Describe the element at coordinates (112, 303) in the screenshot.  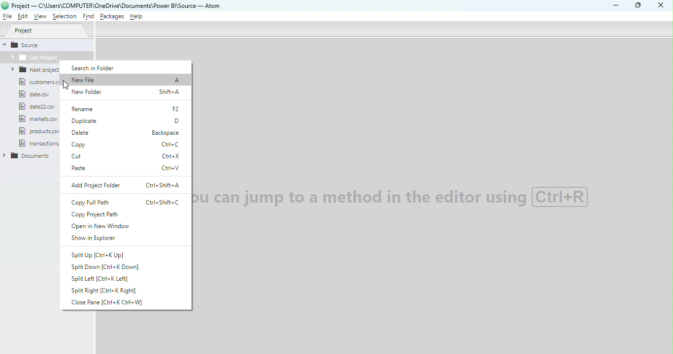
I see `Close pane` at that location.